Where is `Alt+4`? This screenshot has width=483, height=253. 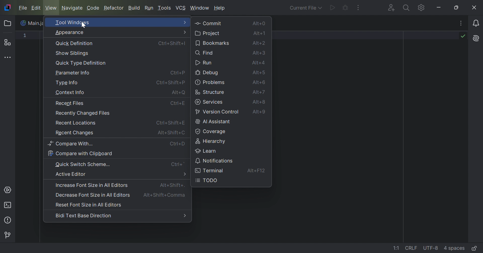
Alt+4 is located at coordinates (259, 63).